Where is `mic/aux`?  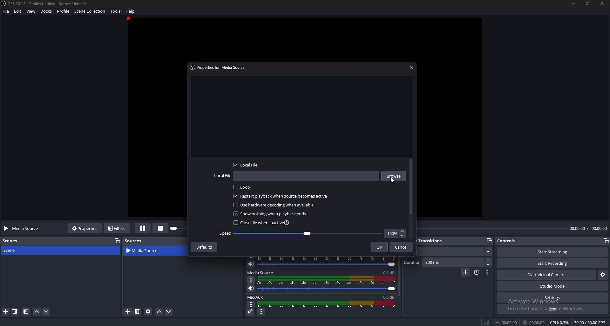
mic/aux is located at coordinates (256, 297).